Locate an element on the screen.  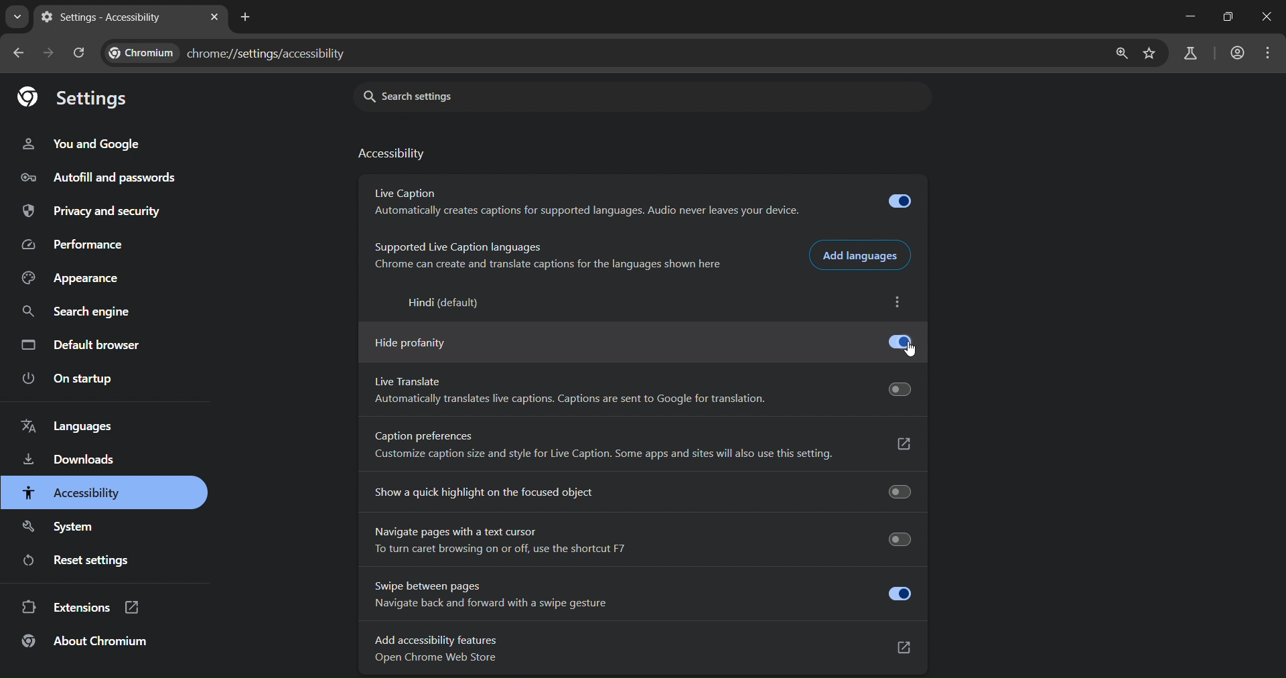
accounts is located at coordinates (1238, 53).